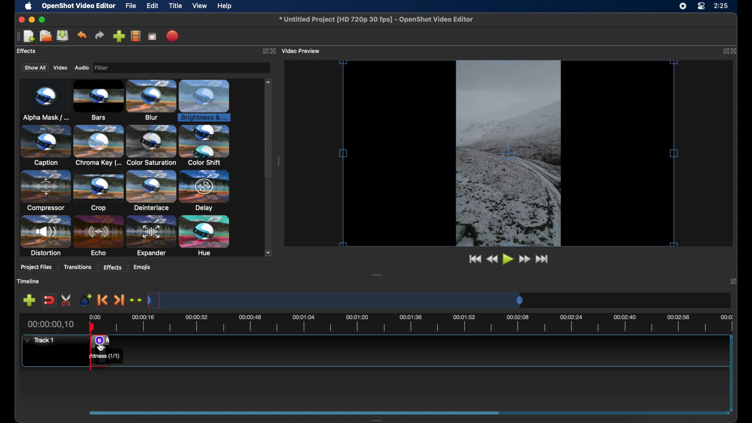  What do you see at coordinates (45, 146) in the screenshot?
I see `caption` at bounding box center [45, 146].